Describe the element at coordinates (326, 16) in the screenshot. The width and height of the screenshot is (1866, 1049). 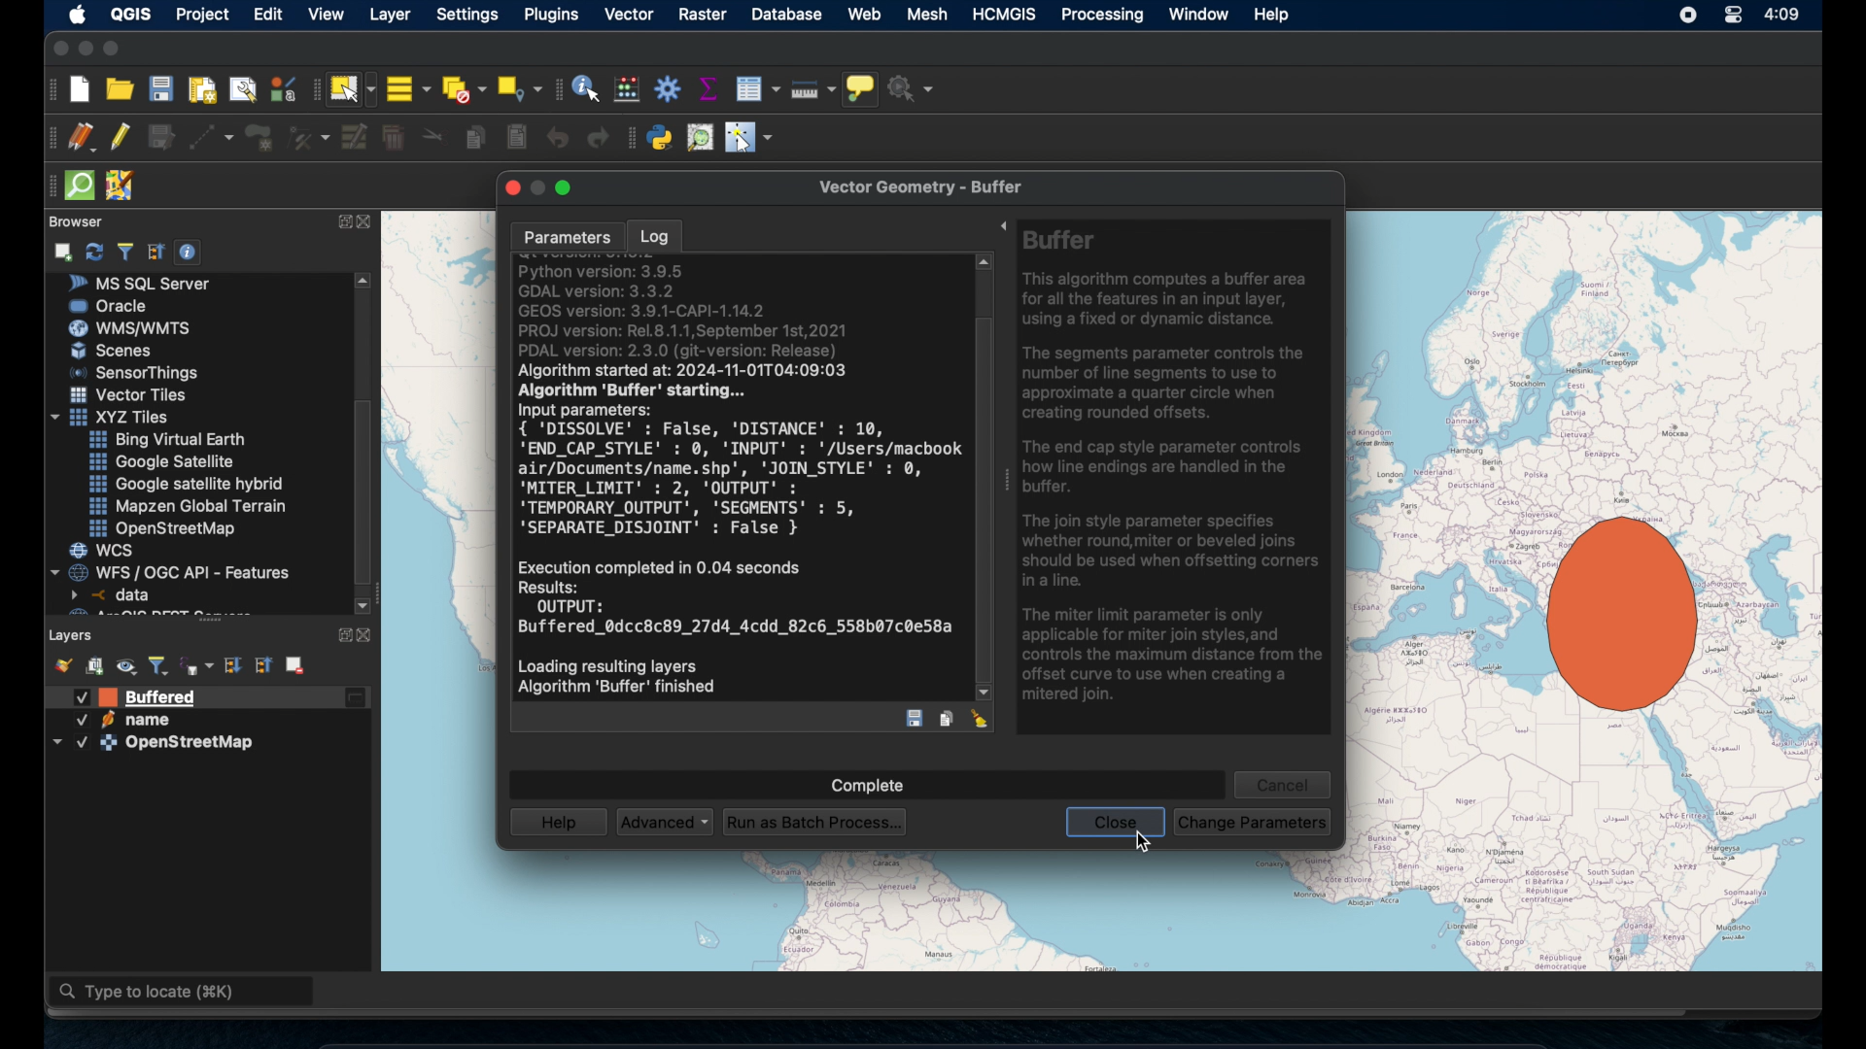
I see `view` at that location.